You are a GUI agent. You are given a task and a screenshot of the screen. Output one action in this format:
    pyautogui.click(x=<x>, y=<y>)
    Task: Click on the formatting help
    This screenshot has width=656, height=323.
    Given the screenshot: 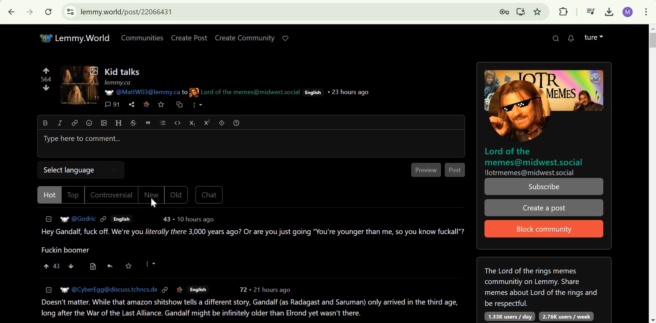 What is the action you would take?
    pyautogui.click(x=237, y=122)
    